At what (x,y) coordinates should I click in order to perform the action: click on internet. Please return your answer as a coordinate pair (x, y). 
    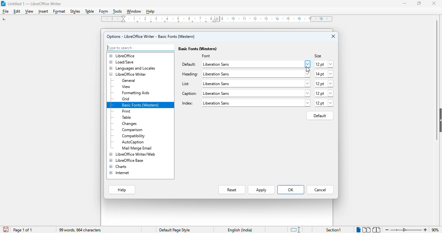
    Looking at the image, I should click on (119, 172).